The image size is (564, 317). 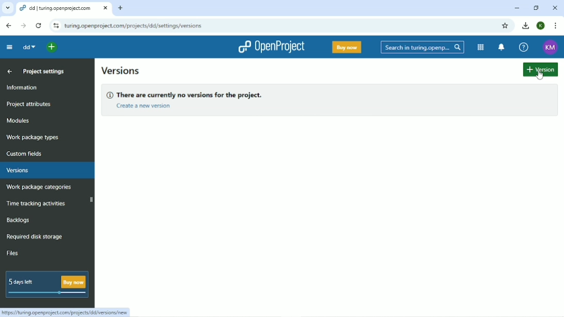 What do you see at coordinates (51, 47) in the screenshot?
I see `Select a project` at bounding box center [51, 47].